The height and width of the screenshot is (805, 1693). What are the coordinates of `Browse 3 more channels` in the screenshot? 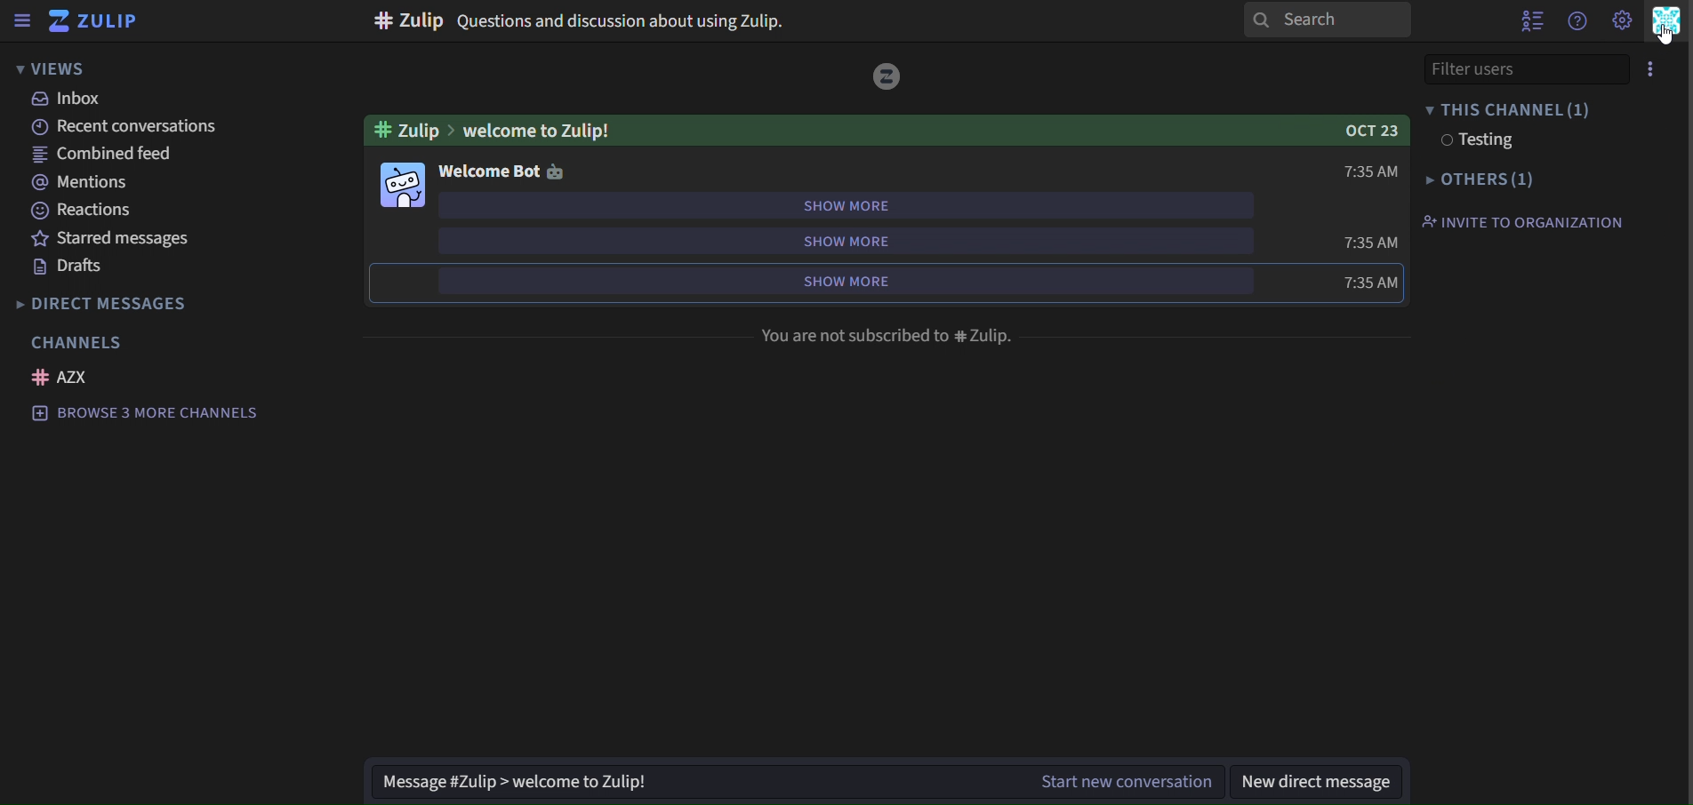 It's located at (151, 415).